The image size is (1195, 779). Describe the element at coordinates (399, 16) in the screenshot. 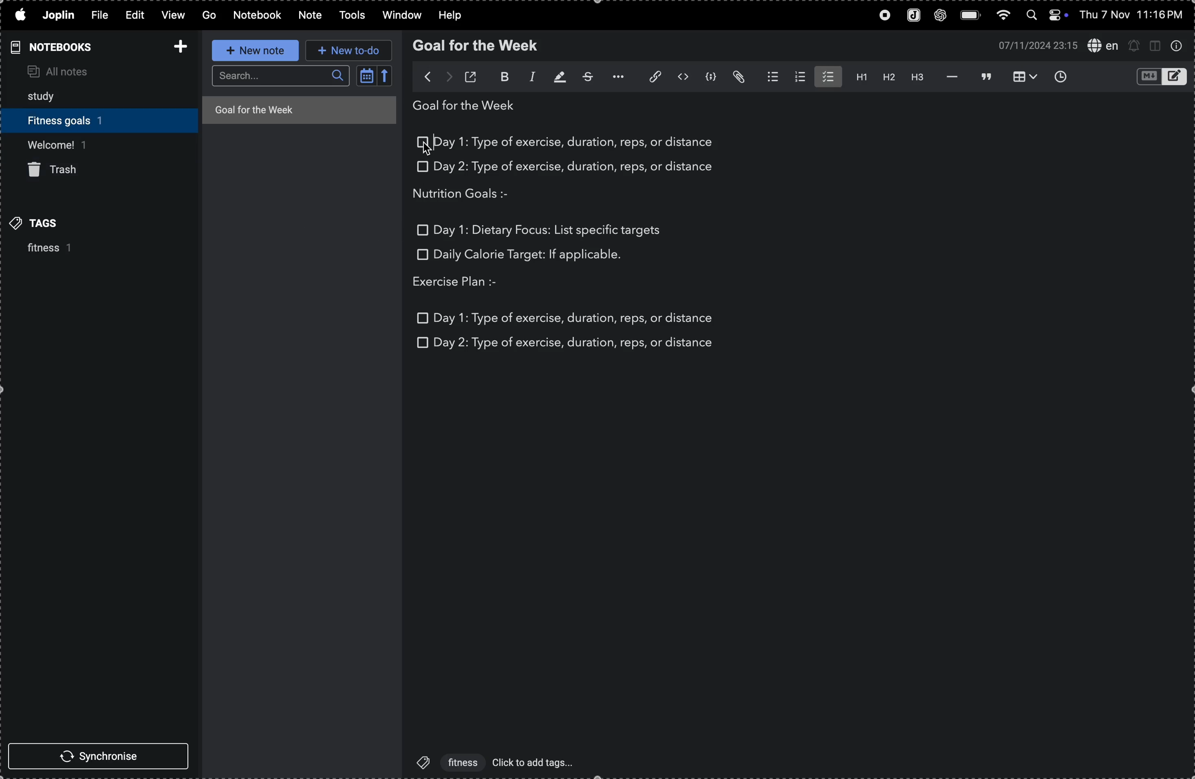

I see `window` at that location.